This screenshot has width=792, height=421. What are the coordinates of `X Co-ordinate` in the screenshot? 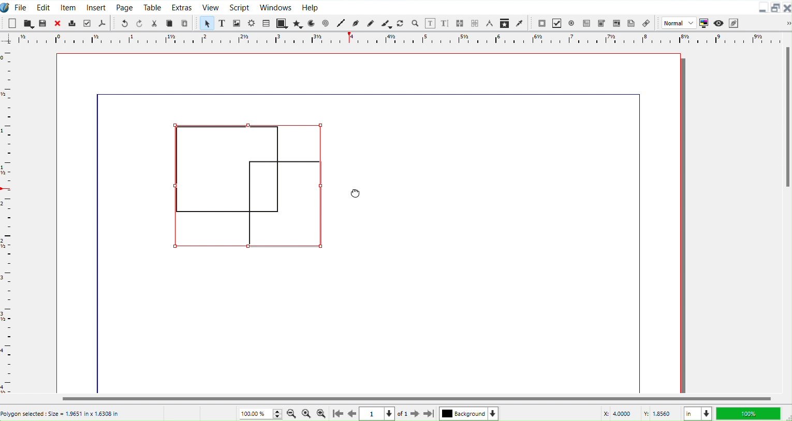 It's located at (617, 413).